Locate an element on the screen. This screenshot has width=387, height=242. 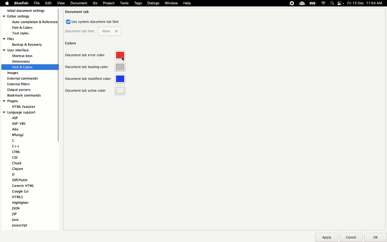
Apple logo is located at coordinates (7, 3).